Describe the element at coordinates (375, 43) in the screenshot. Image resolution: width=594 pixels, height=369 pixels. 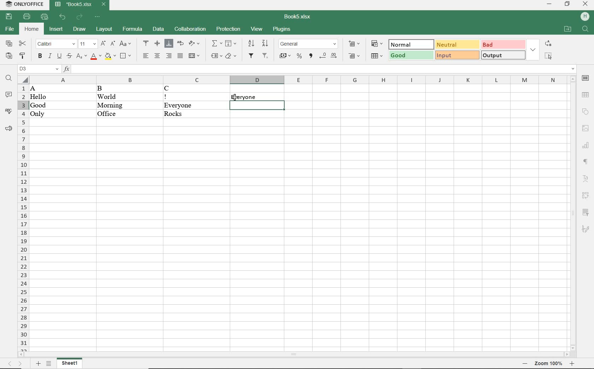
I see `conditional formatting` at that location.